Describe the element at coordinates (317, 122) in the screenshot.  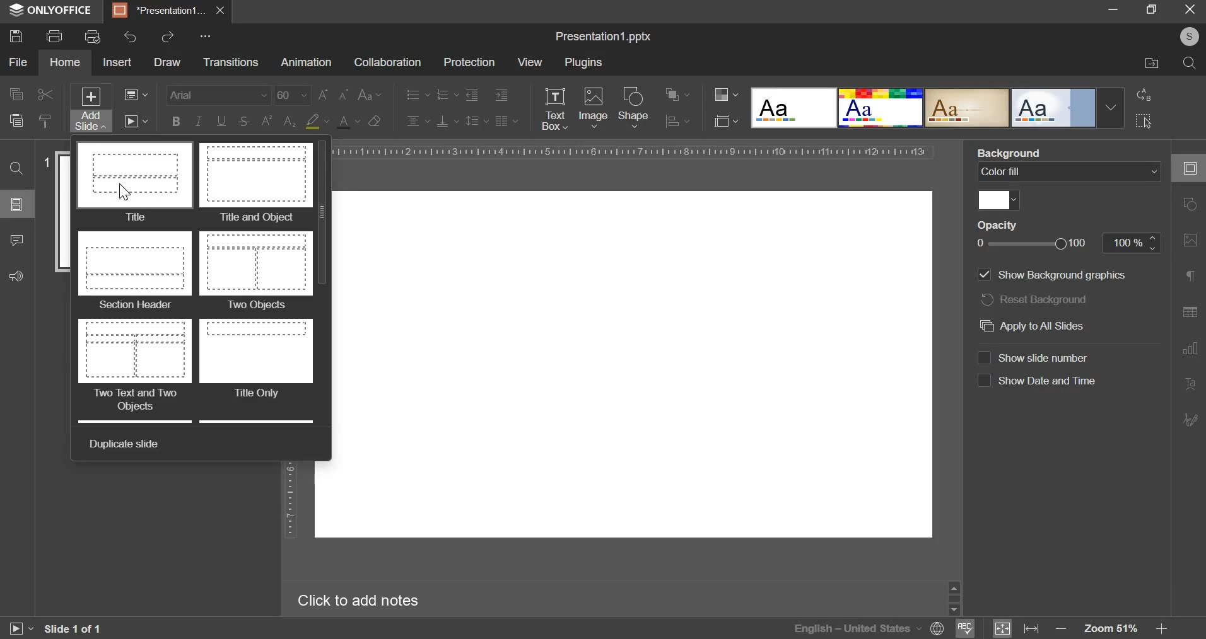
I see `fill color` at that location.